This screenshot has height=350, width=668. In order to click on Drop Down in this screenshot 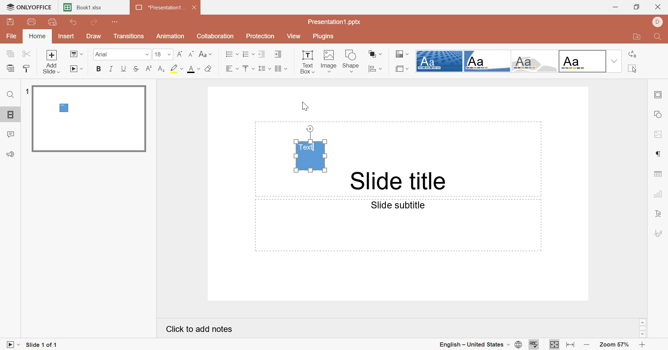, I will do `click(615, 61)`.